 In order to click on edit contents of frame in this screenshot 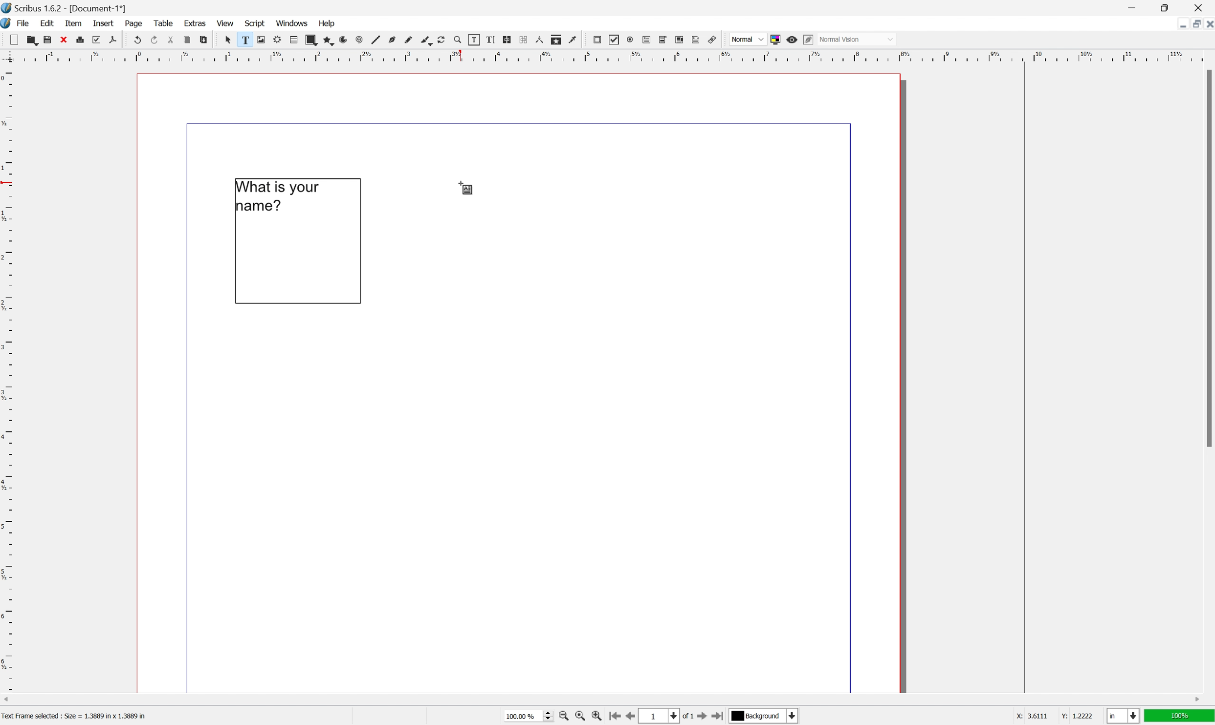, I will do `click(473, 39)`.